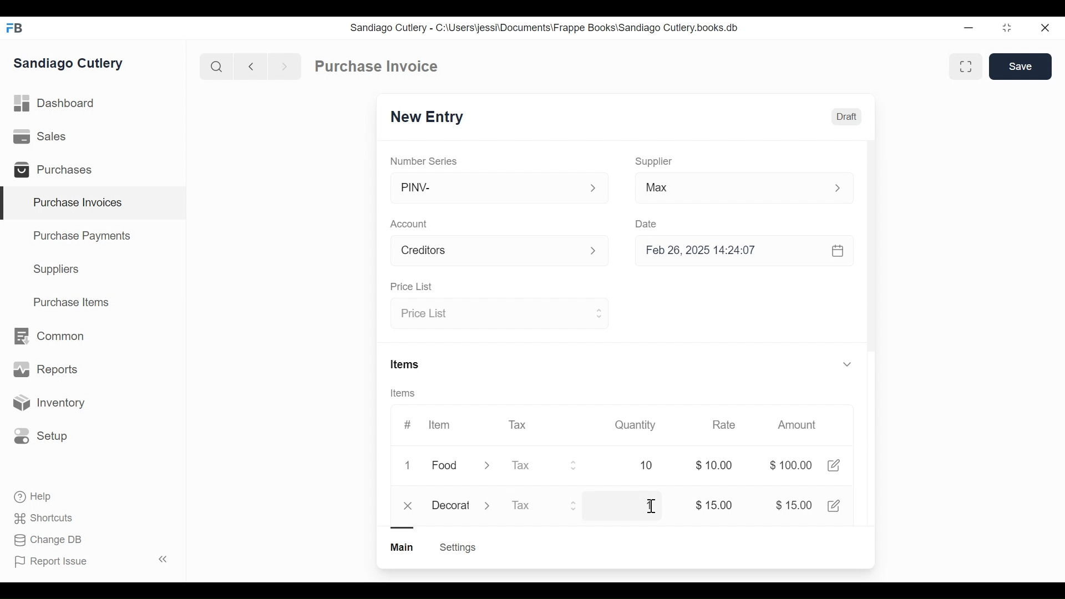 This screenshot has height=599, width=1065. I want to click on Dashboard, so click(55, 104).